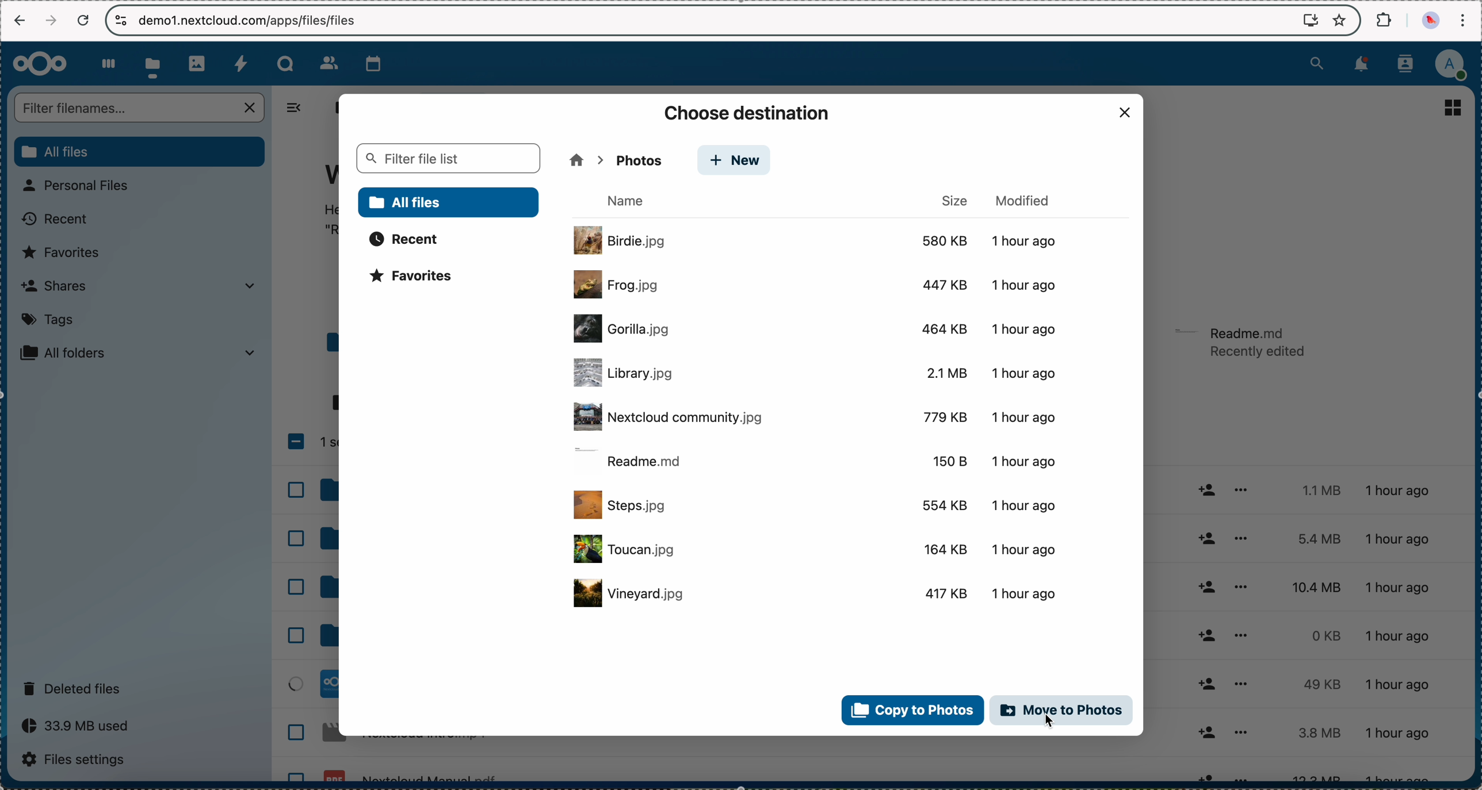 Image resolution: width=1482 pixels, height=790 pixels. I want to click on file, so click(819, 505).